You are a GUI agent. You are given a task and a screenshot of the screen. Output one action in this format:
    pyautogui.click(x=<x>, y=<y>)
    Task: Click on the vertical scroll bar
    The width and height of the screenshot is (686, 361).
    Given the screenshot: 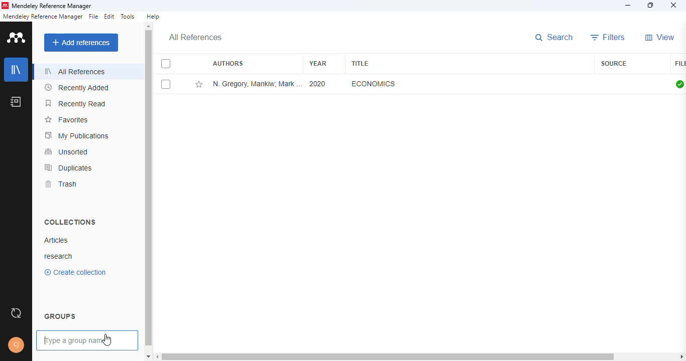 What is the action you would take?
    pyautogui.click(x=148, y=191)
    